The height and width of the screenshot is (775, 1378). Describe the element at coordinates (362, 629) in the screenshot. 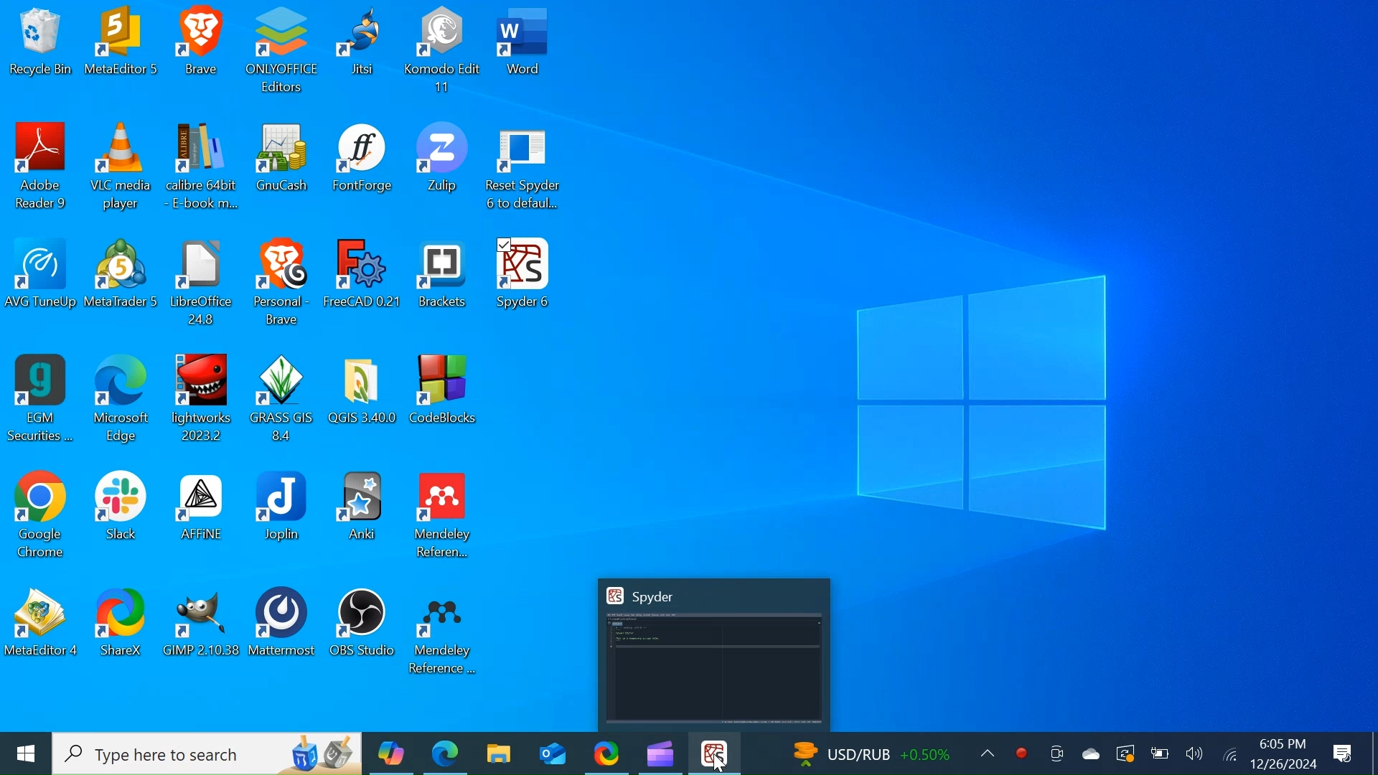

I see `OBS Studios Desktop Icon` at that location.